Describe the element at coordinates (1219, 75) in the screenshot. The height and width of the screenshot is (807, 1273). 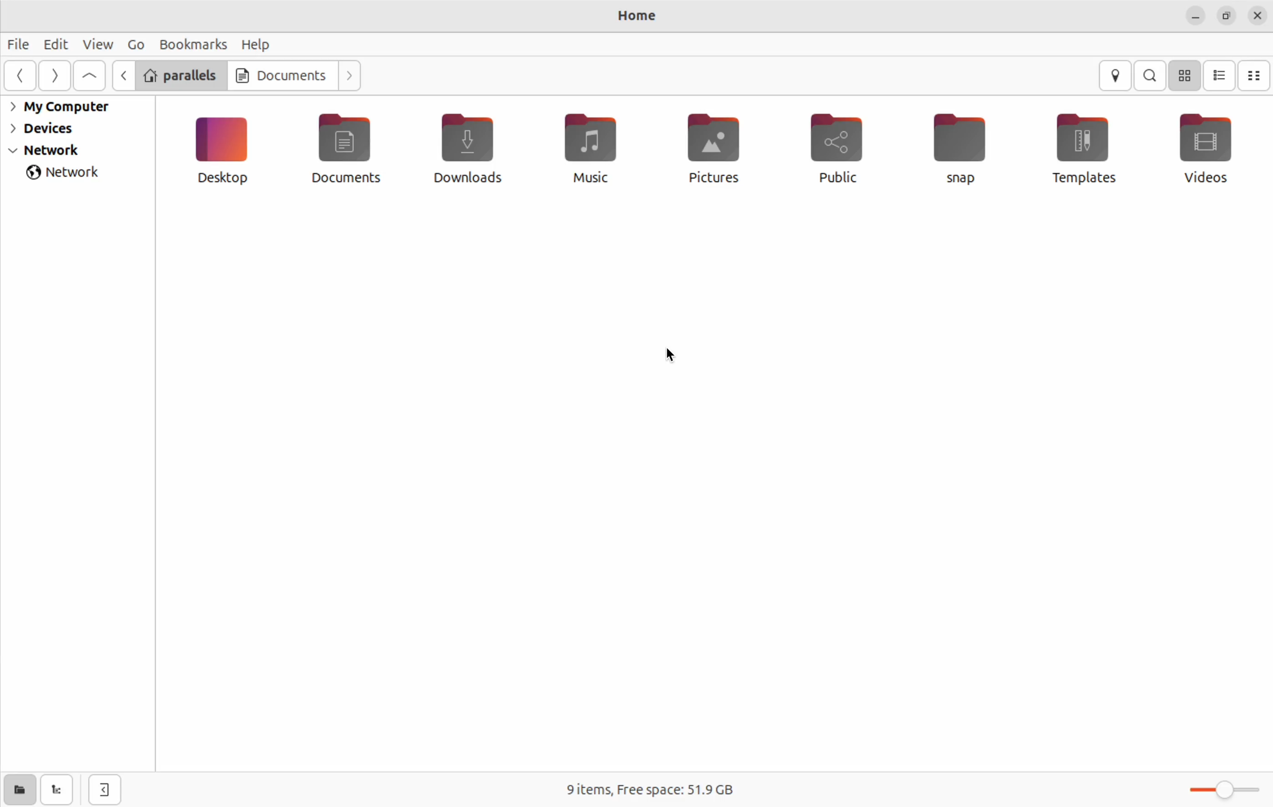
I see `bullet view` at that location.